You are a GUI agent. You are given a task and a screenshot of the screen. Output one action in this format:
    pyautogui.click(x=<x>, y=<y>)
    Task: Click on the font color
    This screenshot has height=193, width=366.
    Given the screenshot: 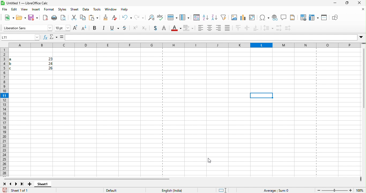 What is the action you would take?
    pyautogui.click(x=177, y=28)
    